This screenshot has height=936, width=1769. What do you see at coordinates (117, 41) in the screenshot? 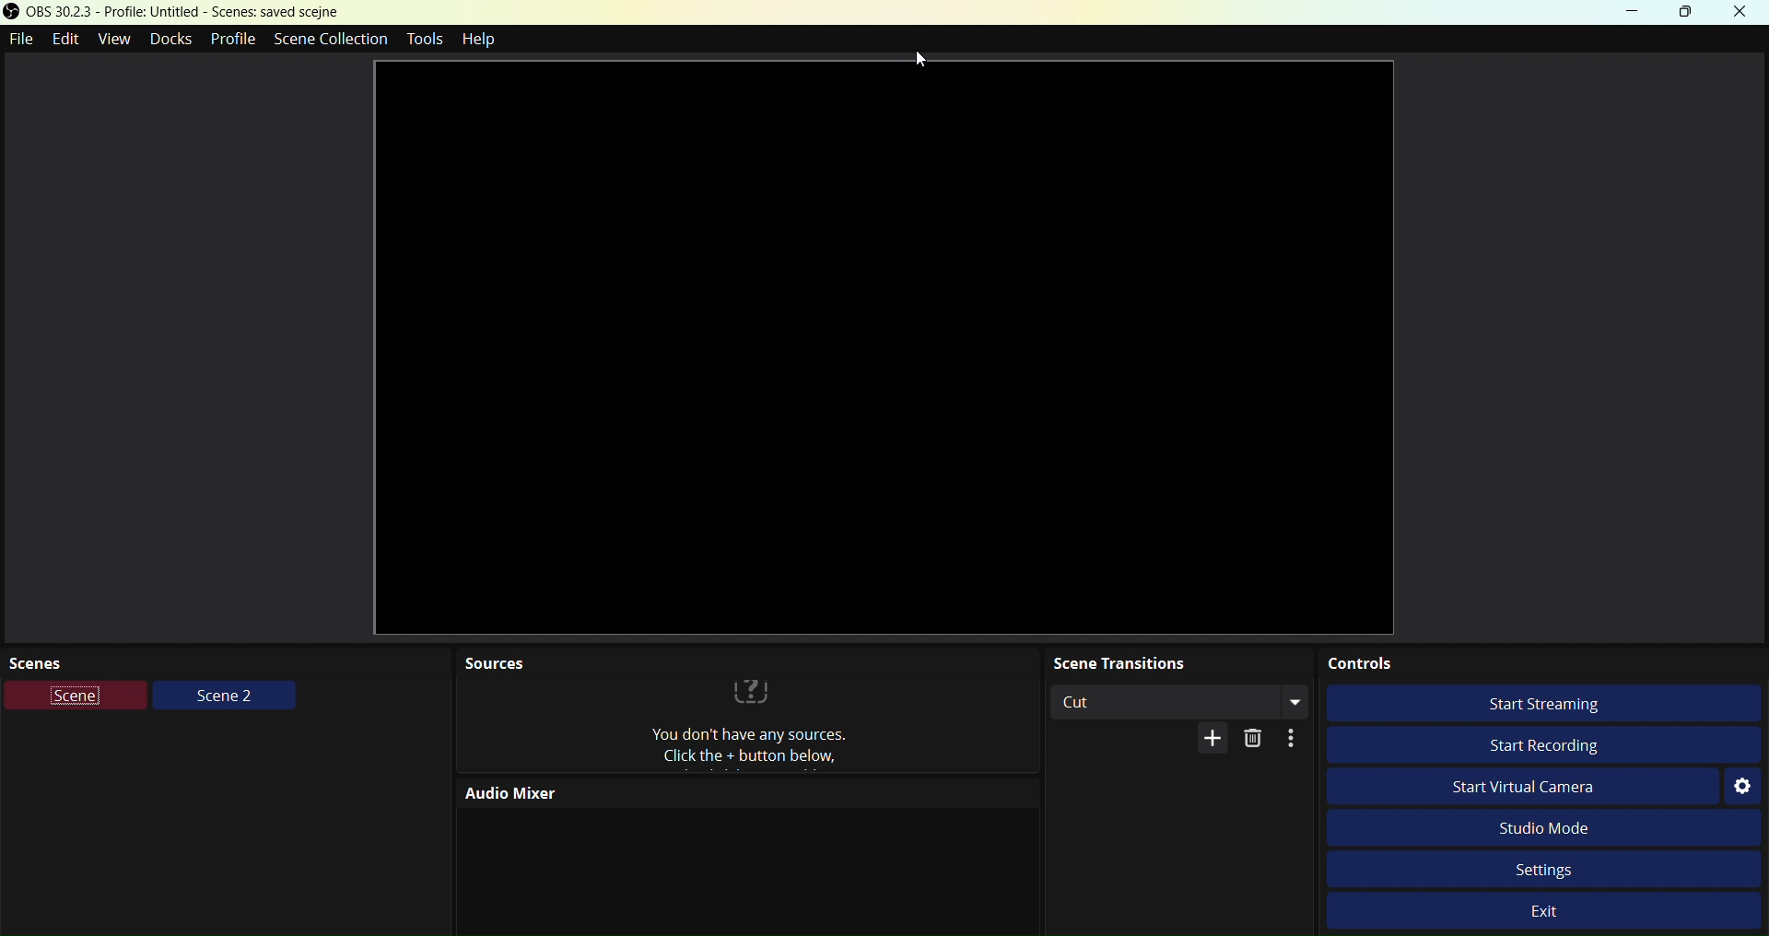
I see `View` at bounding box center [117, 41].